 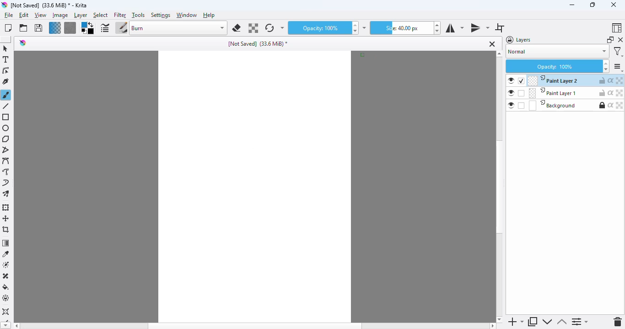 What do you see at coordinates (611, 105) in the screenshot?
I see `inherit alpha: no` at bounding box center [611, 105].